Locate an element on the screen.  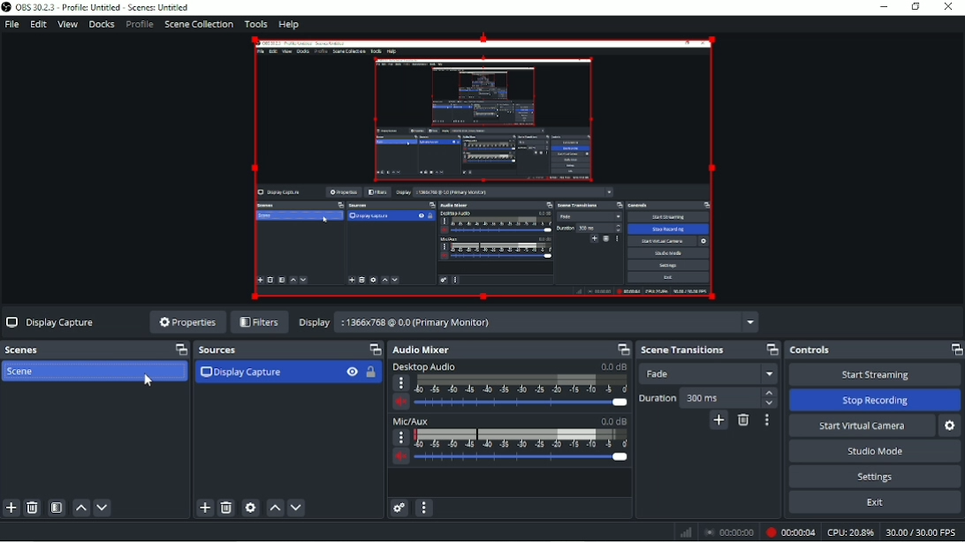
Move scene up is located at coordinates (81, 508).